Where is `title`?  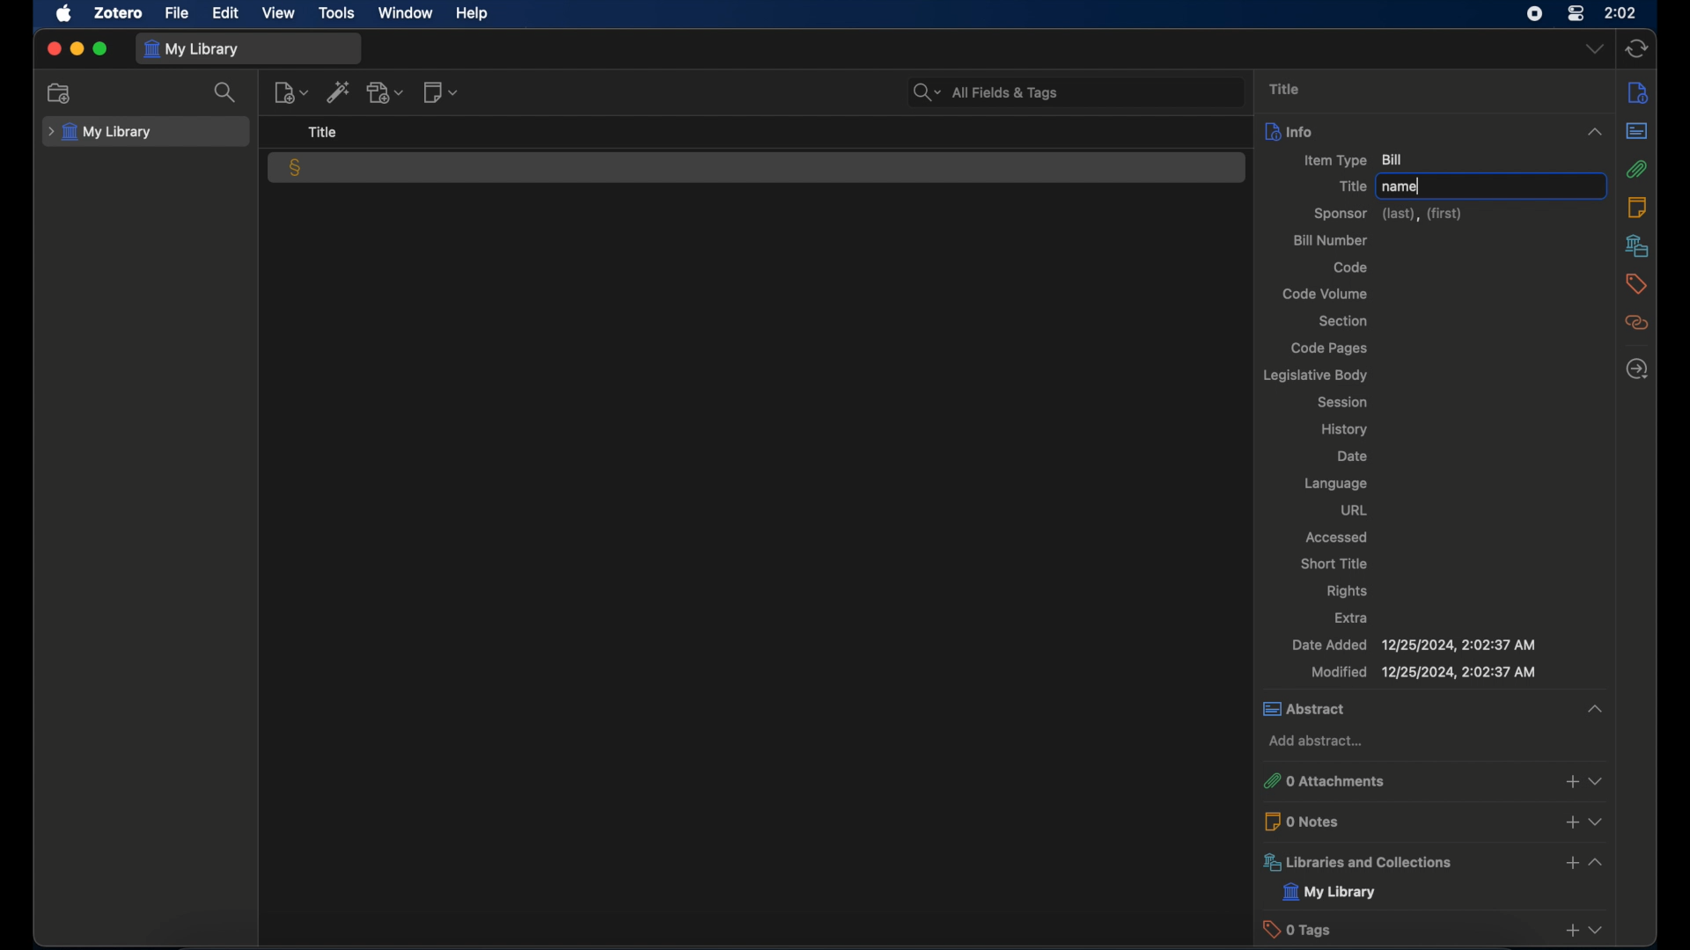 title is located at coordinates (1284, 90).